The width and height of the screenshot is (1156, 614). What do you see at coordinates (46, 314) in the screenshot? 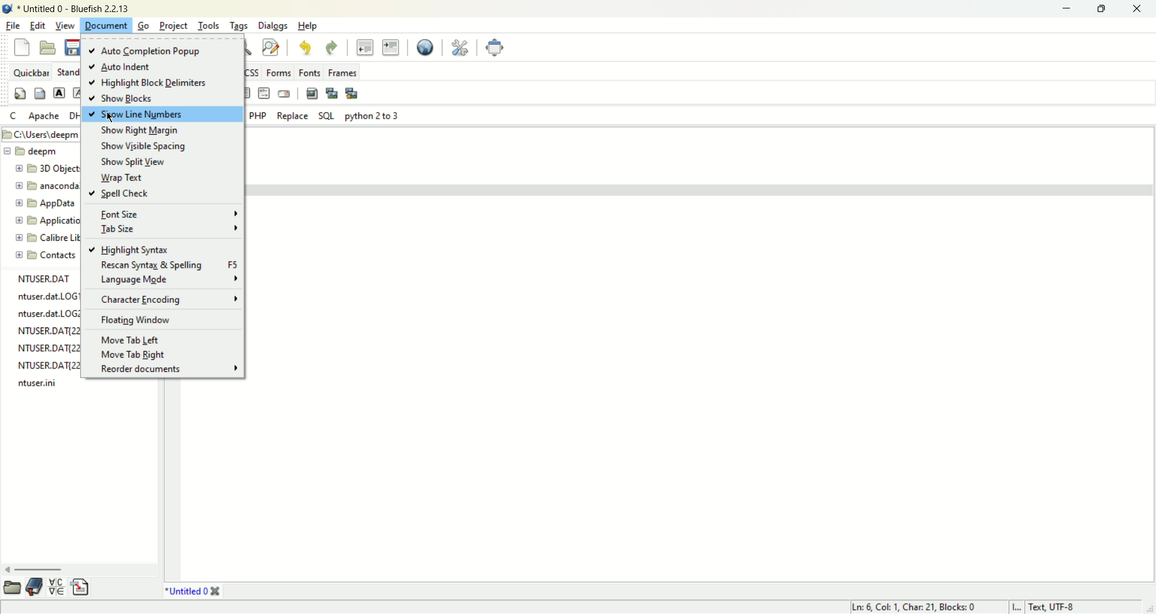
I see `ntuser.dat.LOG` at bounding box center [46, 314].